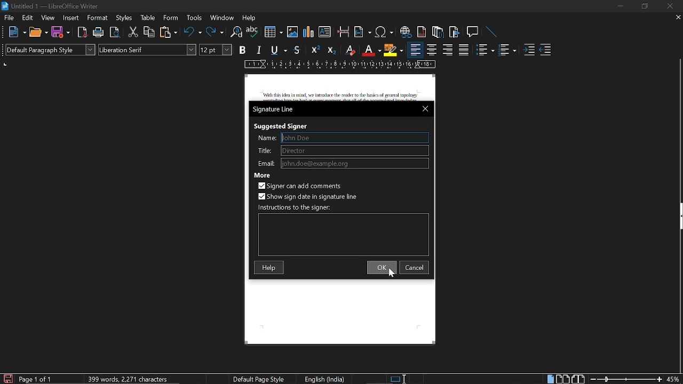  I want to click on file, so click(9, 18).